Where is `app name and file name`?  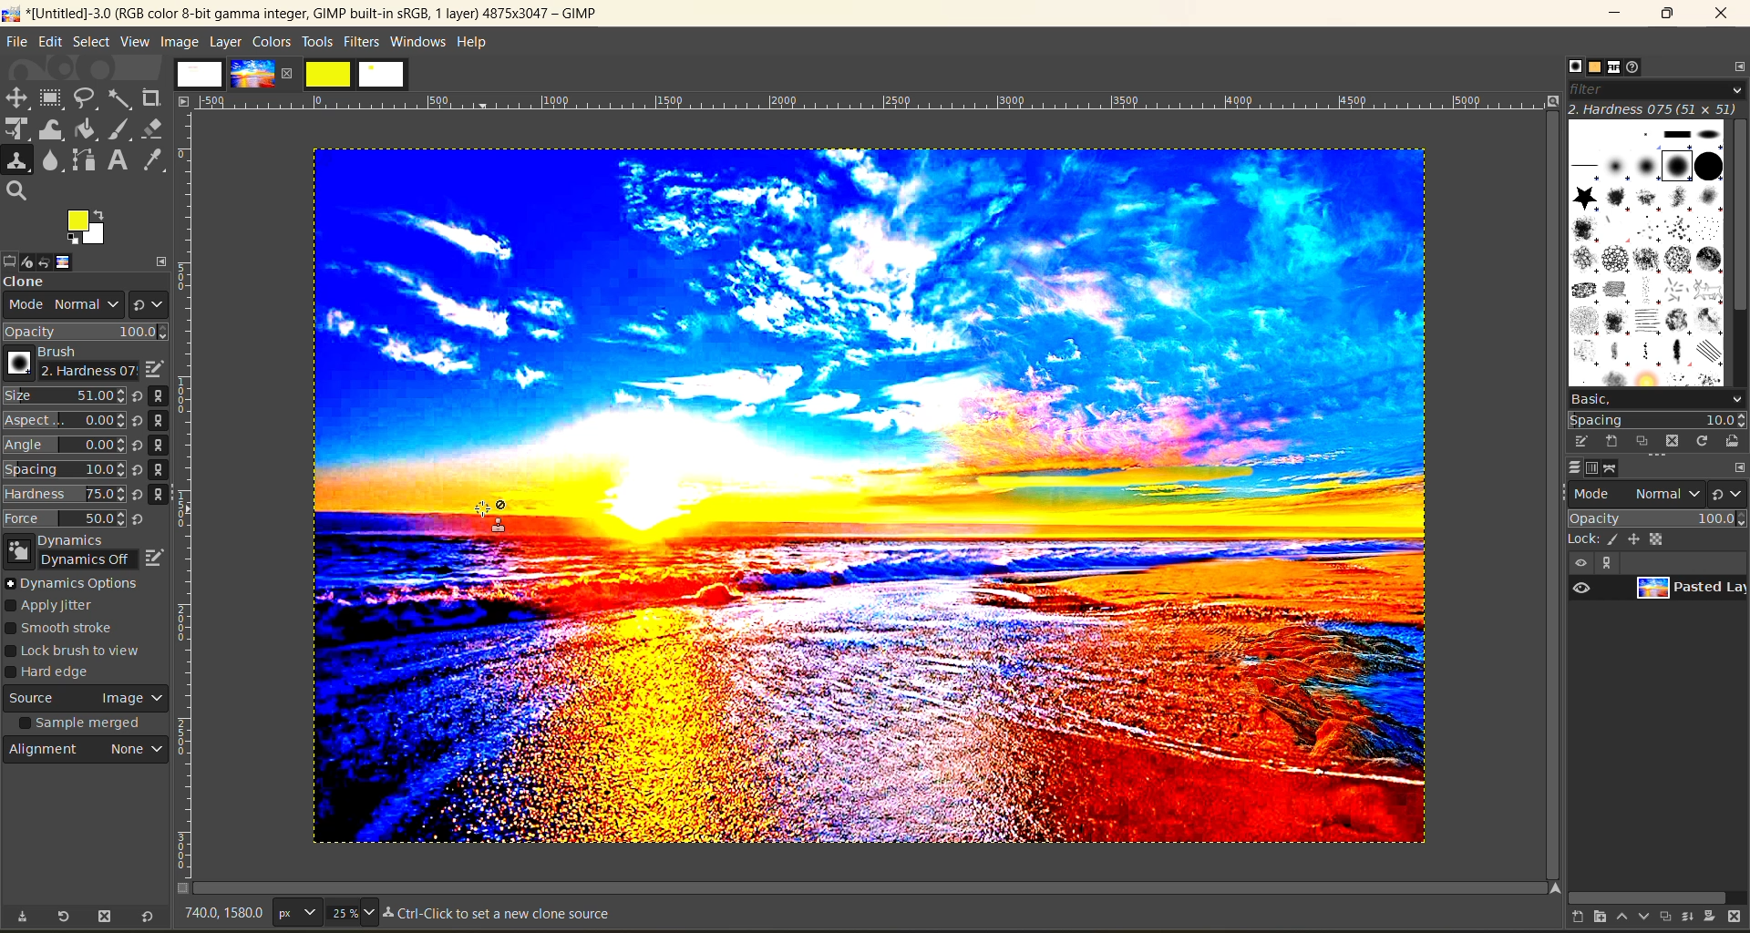 app name and file name is located at coordinates (303, 13).